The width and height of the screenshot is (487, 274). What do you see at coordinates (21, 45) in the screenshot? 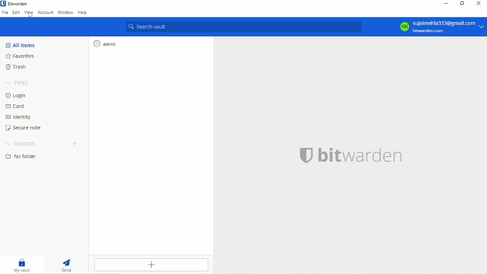
I see `All item` at bounding box center [21, 45].